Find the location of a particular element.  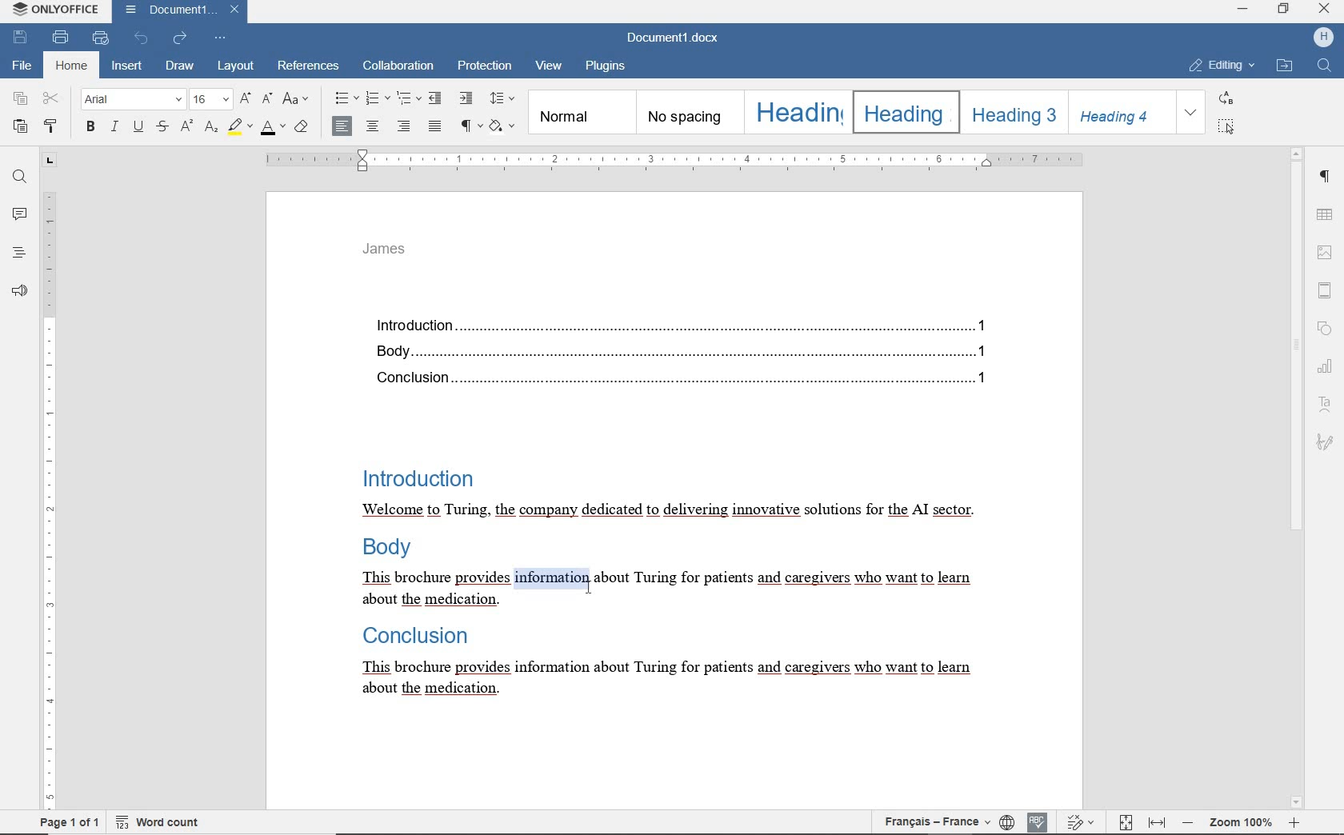

HEADINGS is located at coordinates (18, 252).